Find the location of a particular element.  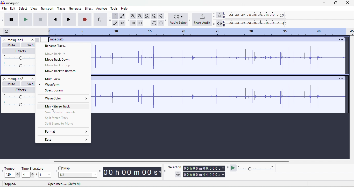

tempo is located at coordinates (10, 169).